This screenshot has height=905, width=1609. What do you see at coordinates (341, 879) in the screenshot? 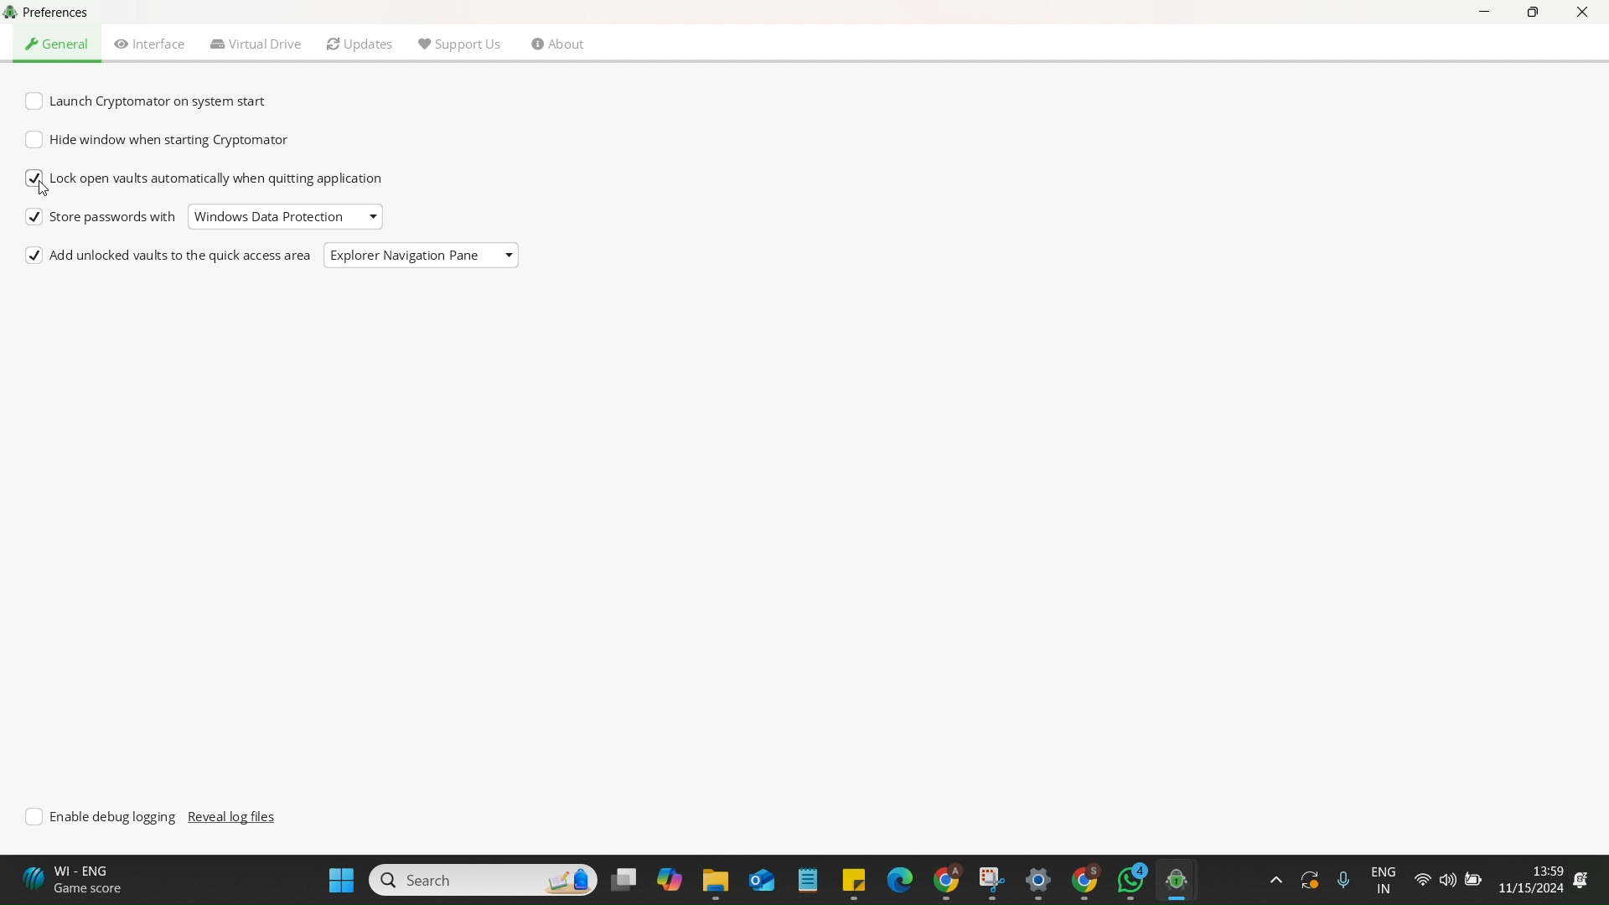
I see `Quick Start Windows` at bounding box center [341, 879].